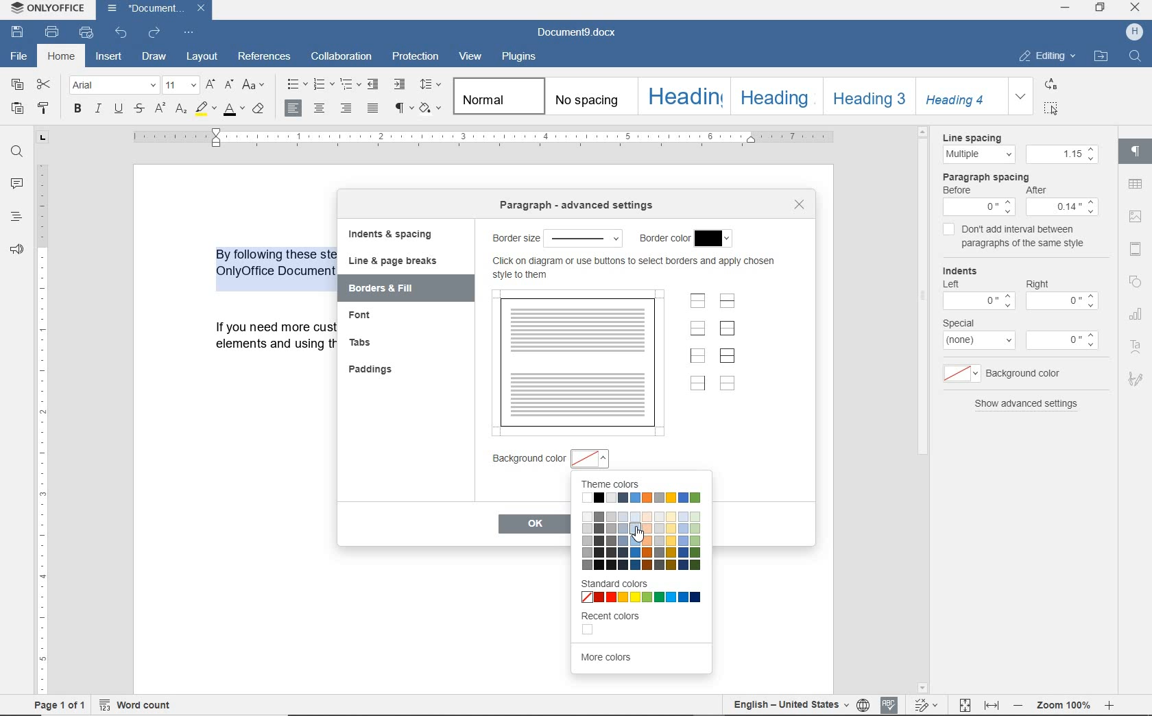 The width and height of the screenshot is (1152, 716). Describe the element at coordinates (728, 300) in the screenshot. I see `set horizontal inner lines only` at that location.